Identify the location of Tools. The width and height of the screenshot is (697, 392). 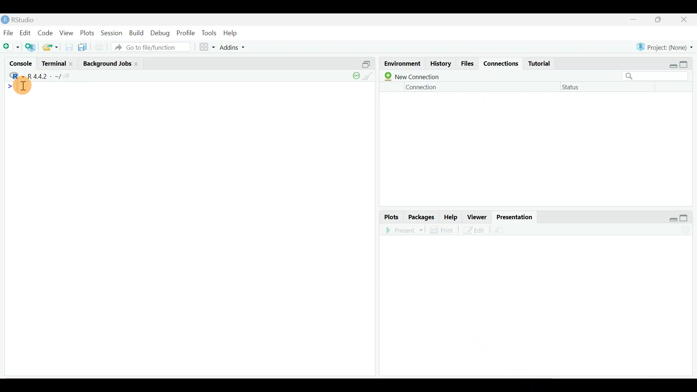
(209, 32).